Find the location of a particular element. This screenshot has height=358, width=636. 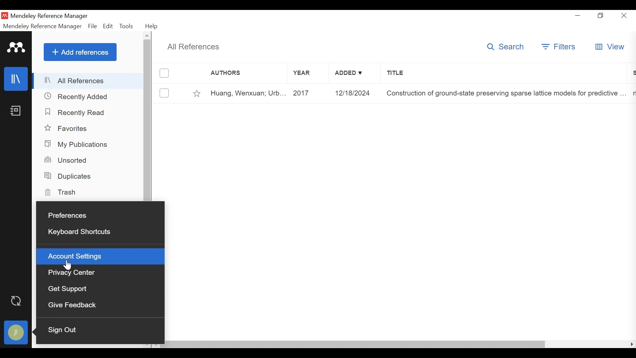

Scroll Right is located at coordinates (632, 344).